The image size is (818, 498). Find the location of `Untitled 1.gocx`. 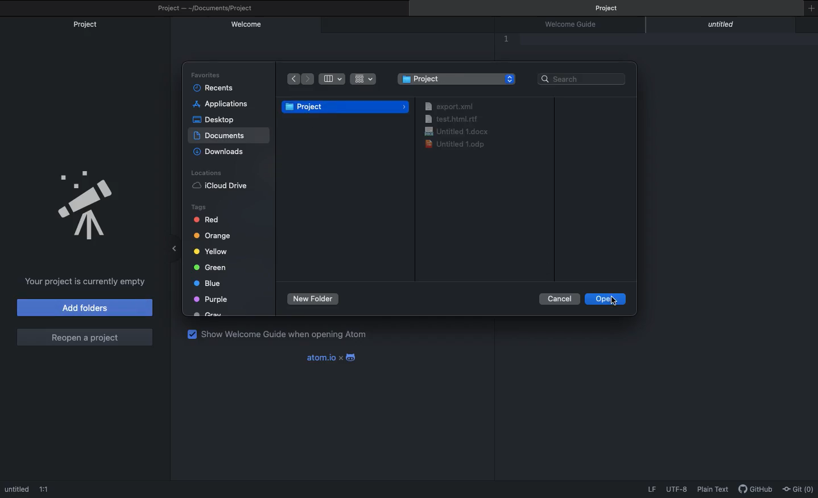

Untitled 1.gocx is located at coordinates (456, 131).